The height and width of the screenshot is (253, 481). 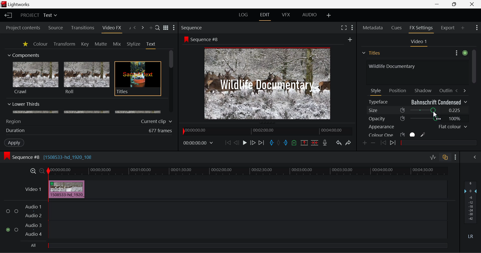 I want to click on Export, so click(x=448, y=28).